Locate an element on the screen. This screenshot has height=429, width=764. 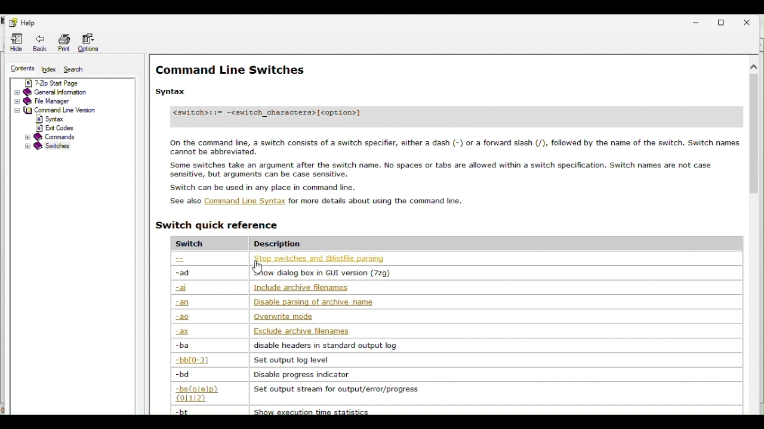
Switches is located at coordinates (48, 147).